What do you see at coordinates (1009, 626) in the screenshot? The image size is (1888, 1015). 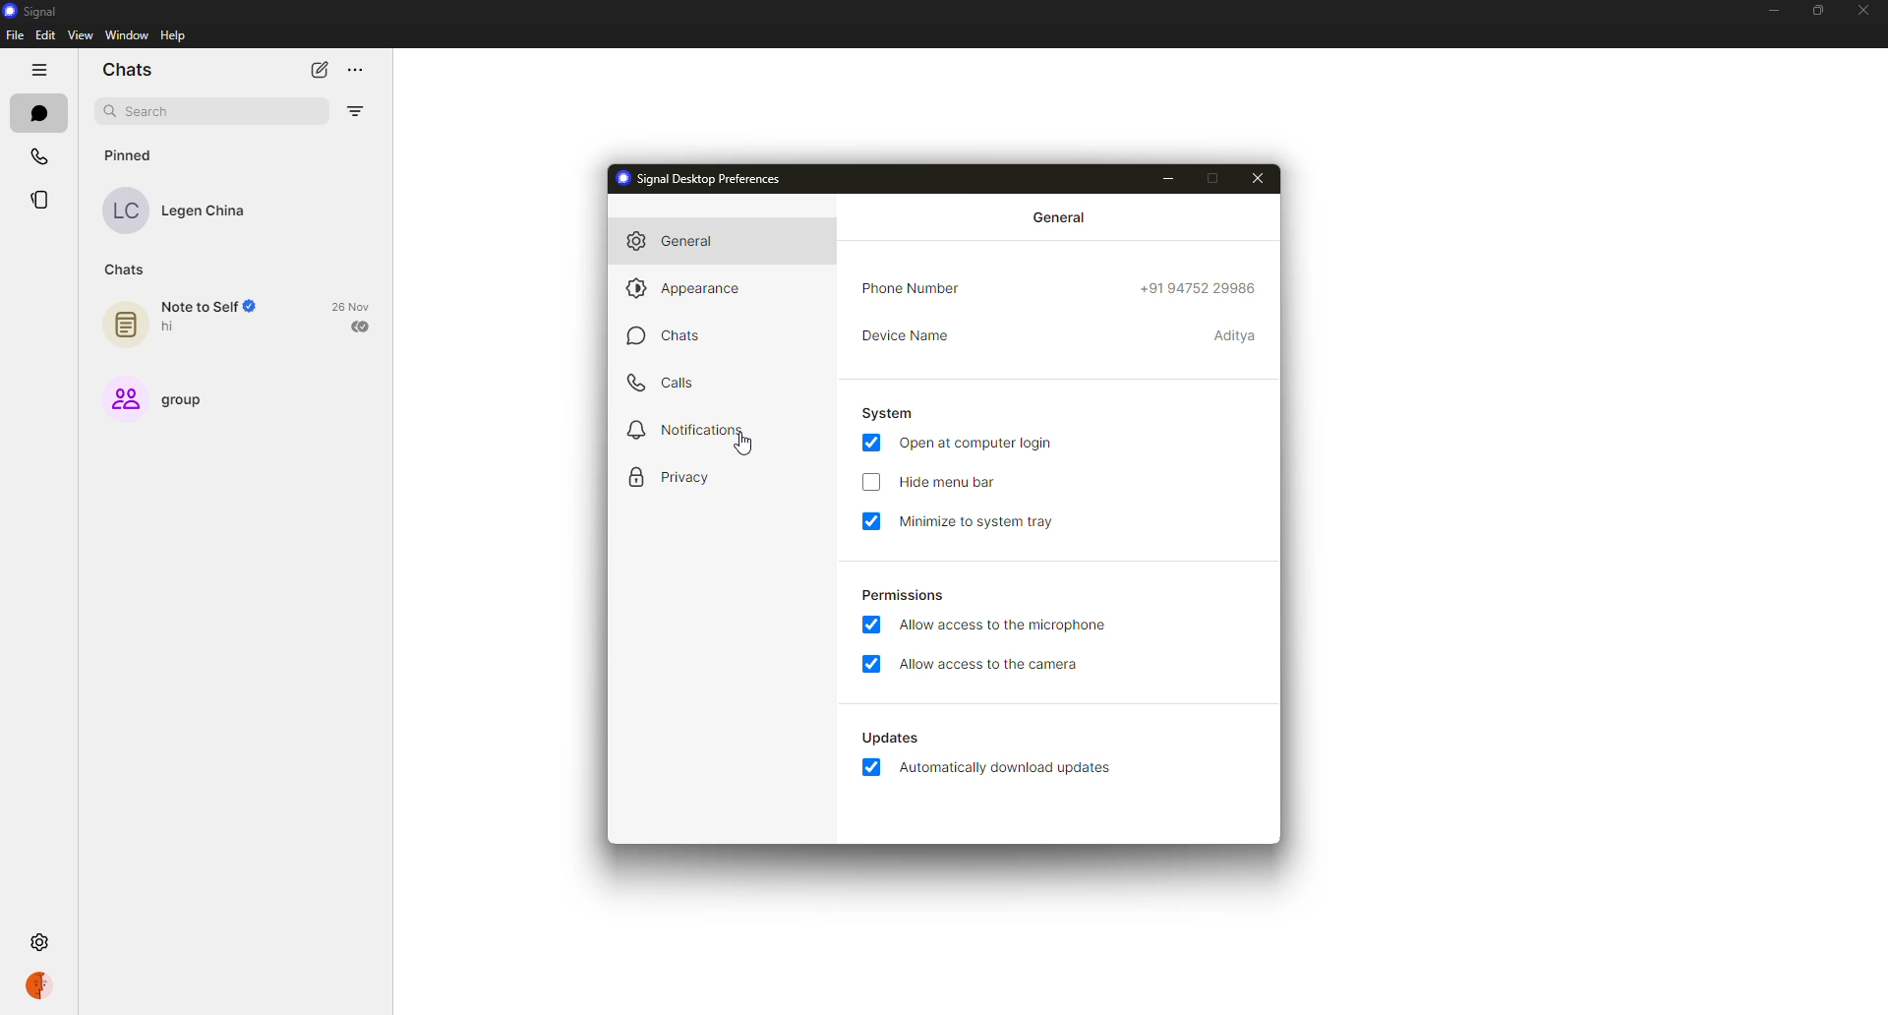 I see `allow access to microphone` at bounding box center [1009, 626].